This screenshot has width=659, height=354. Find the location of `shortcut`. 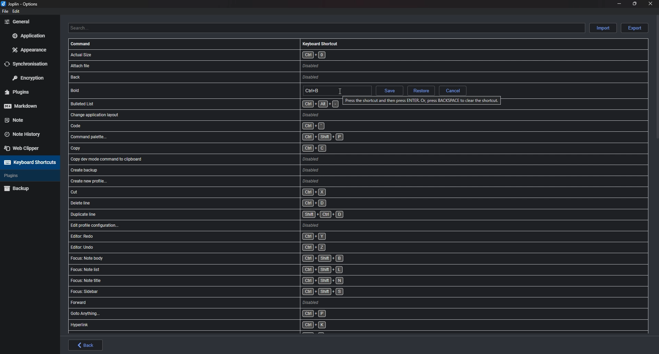

shortcut is located at coordinates (231, 149).